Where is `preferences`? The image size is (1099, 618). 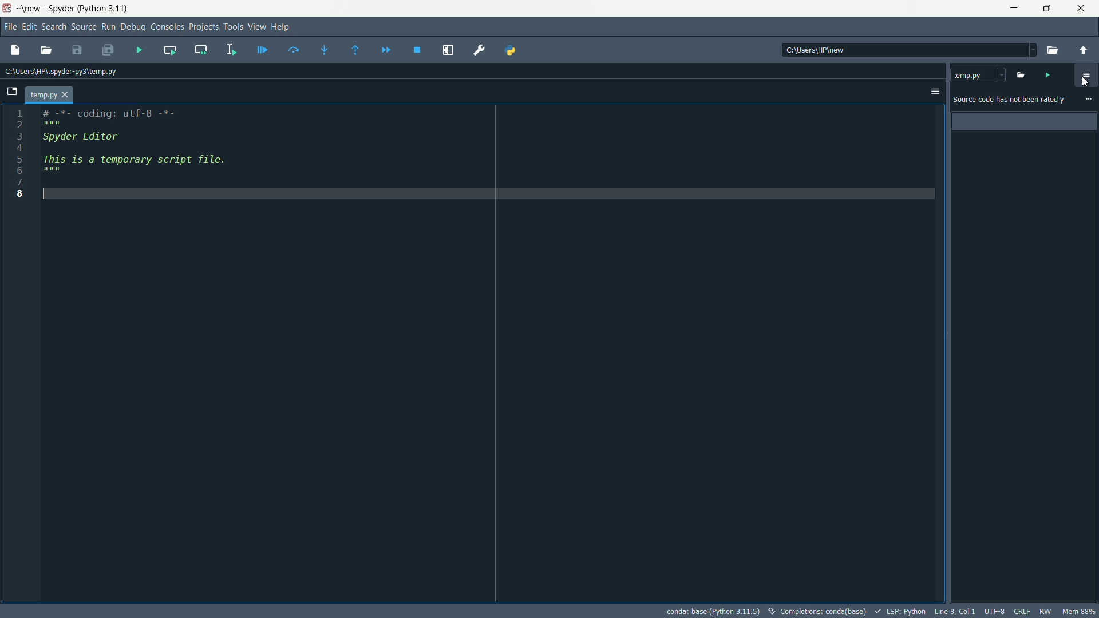 preferences is located at coordinates (479, 49).